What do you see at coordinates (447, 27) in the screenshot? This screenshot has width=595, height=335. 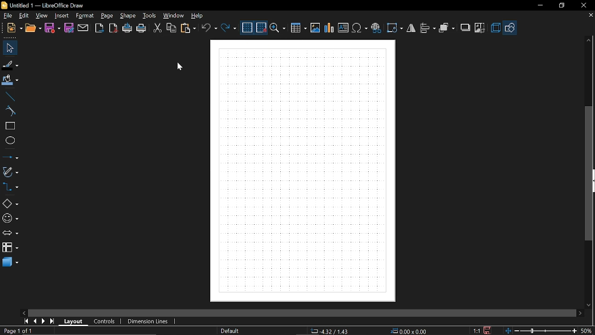 I see `arrange` at bounding box center [447, 27].